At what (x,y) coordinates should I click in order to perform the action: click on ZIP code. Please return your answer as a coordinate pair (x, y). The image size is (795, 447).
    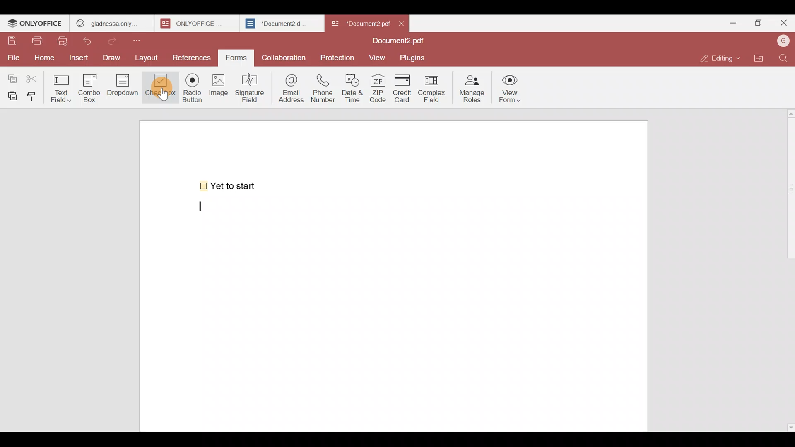
    Looking at the image, I should click on (378, 89).